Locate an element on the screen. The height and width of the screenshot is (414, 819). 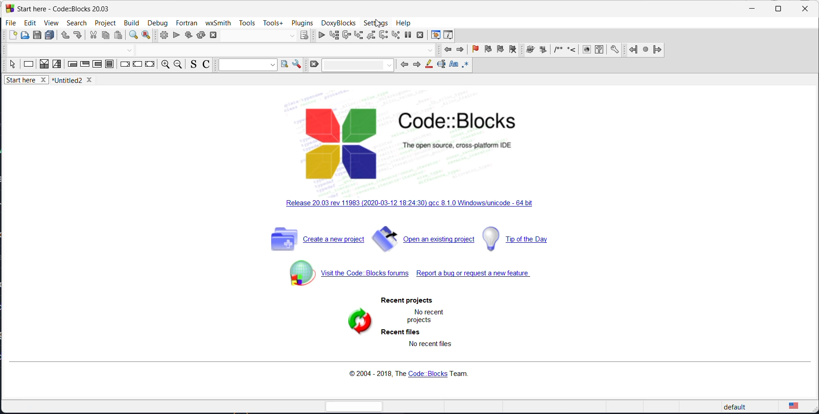
plugins is located at coordinates (302, 23).